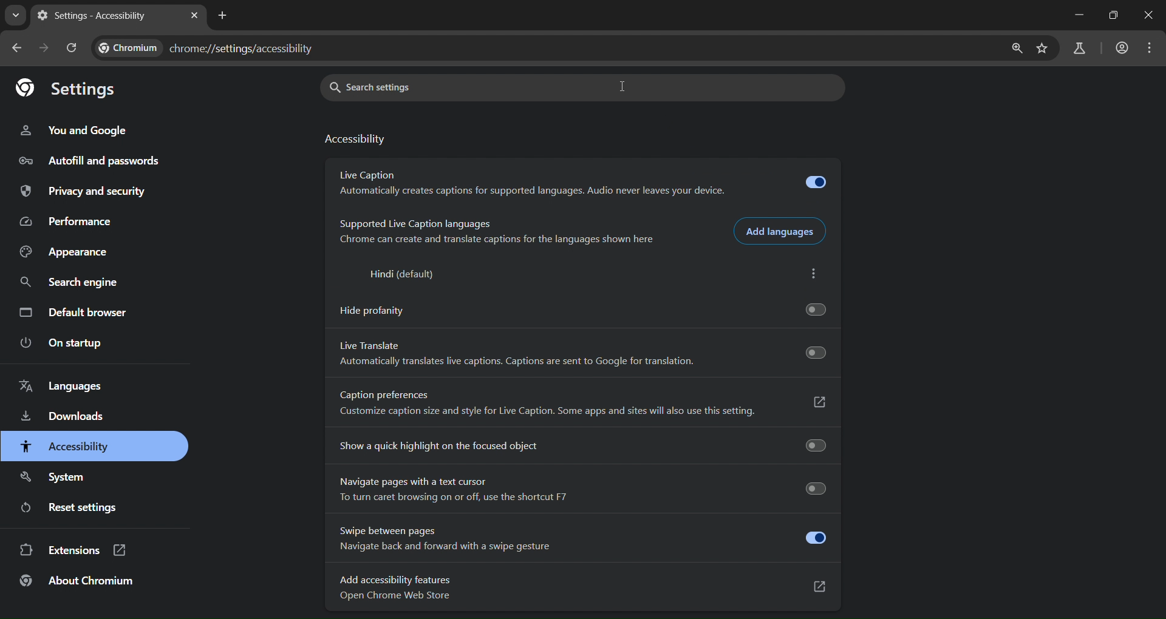  What do you see at coordinates (579, 489) in the screenshot?
I see `Navigate pages with a text cursor
To turn caret browsing on or off, use the shortcut F7` at bounding box center [579, 489].